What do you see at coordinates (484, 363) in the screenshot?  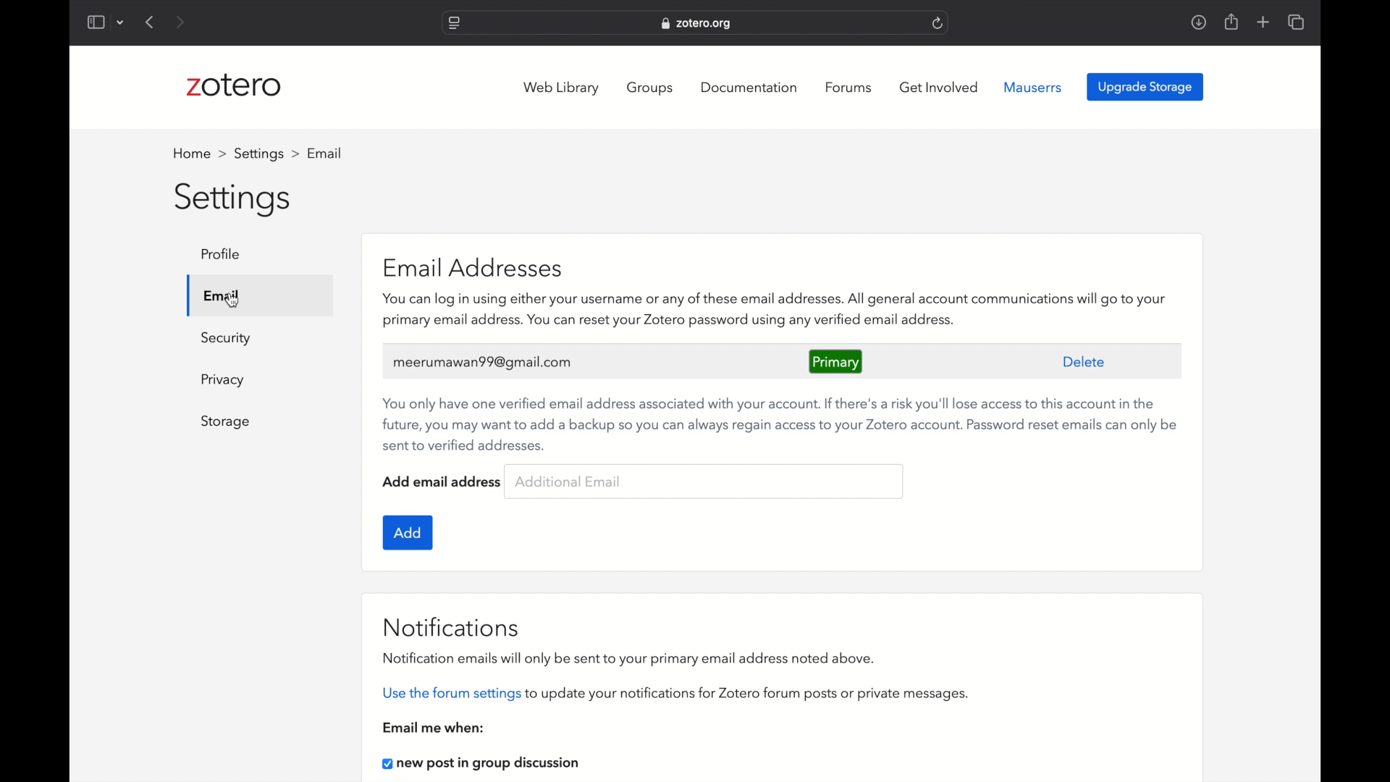 I see `user's email address` at bounding box center [484, 363].